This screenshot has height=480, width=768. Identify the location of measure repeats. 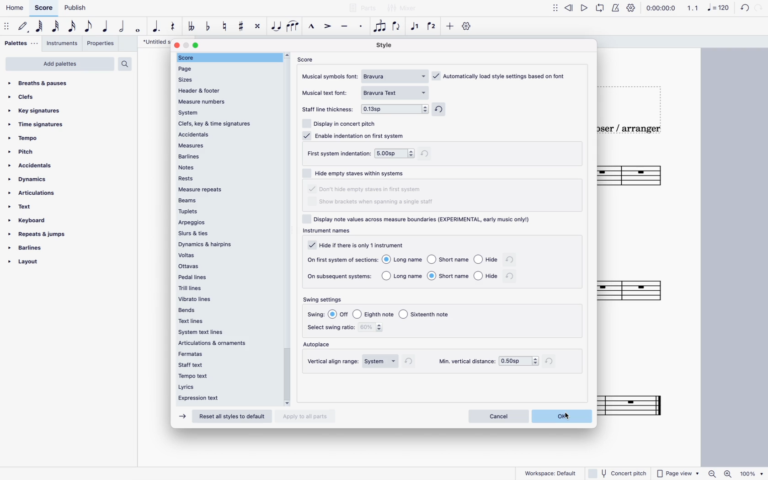
(227, 189).